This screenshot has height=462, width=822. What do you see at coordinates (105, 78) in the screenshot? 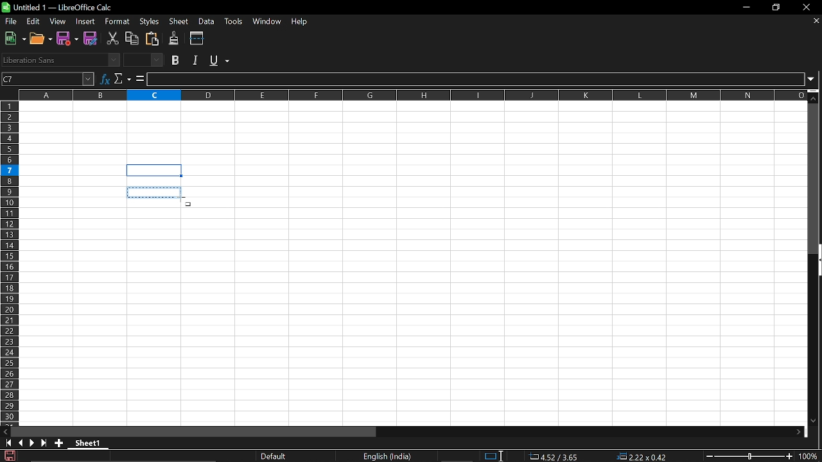
I see `Formula wizard` at bounding box center [105, 78].